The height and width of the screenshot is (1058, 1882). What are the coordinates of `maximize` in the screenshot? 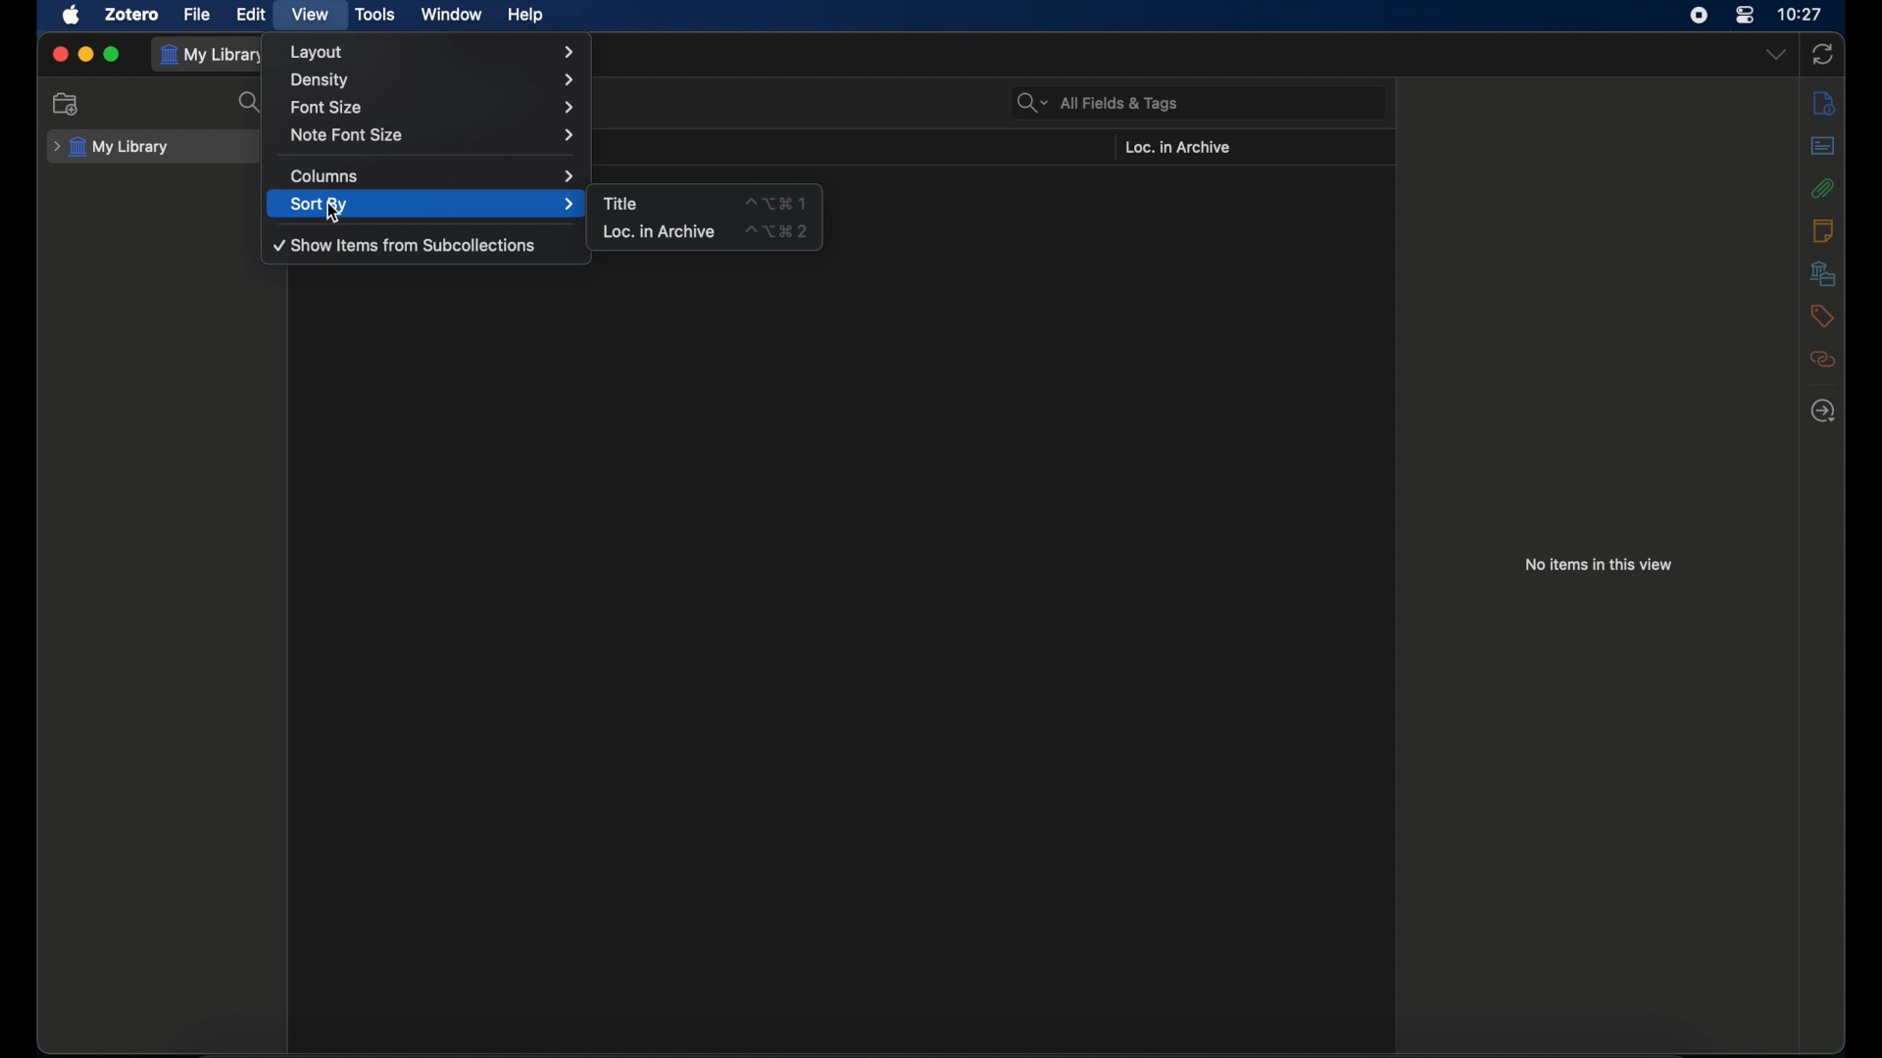 It's located at (113, 54).